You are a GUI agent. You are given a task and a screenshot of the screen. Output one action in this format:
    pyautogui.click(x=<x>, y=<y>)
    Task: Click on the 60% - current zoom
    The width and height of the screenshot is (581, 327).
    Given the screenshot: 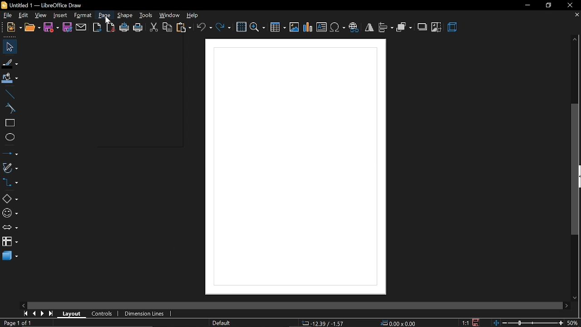 What is the action you would take?
    pyautogui.click(x=574, y=322)
    